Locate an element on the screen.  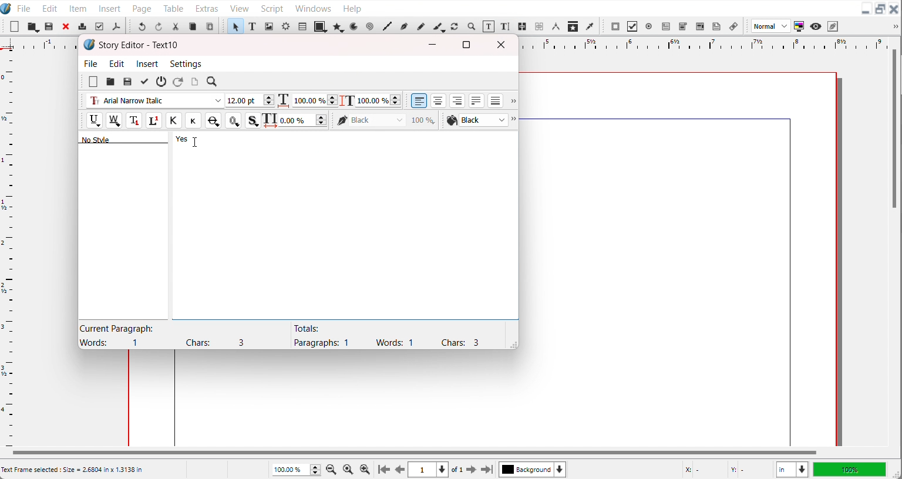
Select current layer is located at coordinates (533, 469).